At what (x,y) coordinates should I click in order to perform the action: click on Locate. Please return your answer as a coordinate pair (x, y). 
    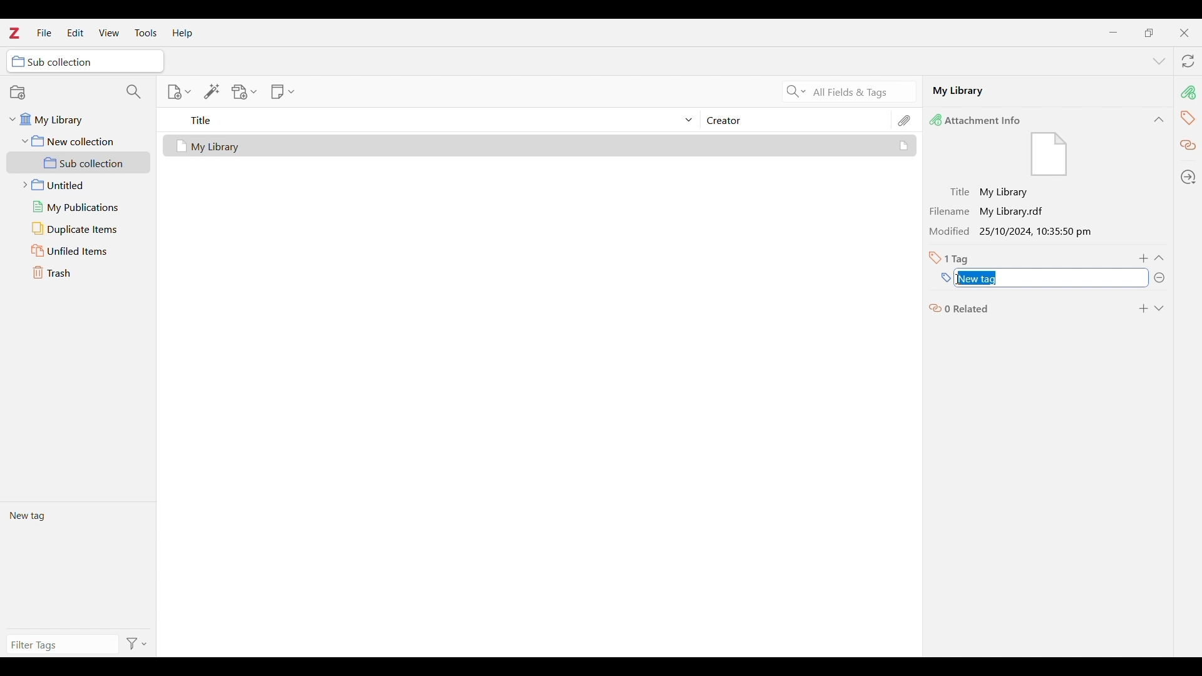
    Looking at the image, I should click on (1188, 177).